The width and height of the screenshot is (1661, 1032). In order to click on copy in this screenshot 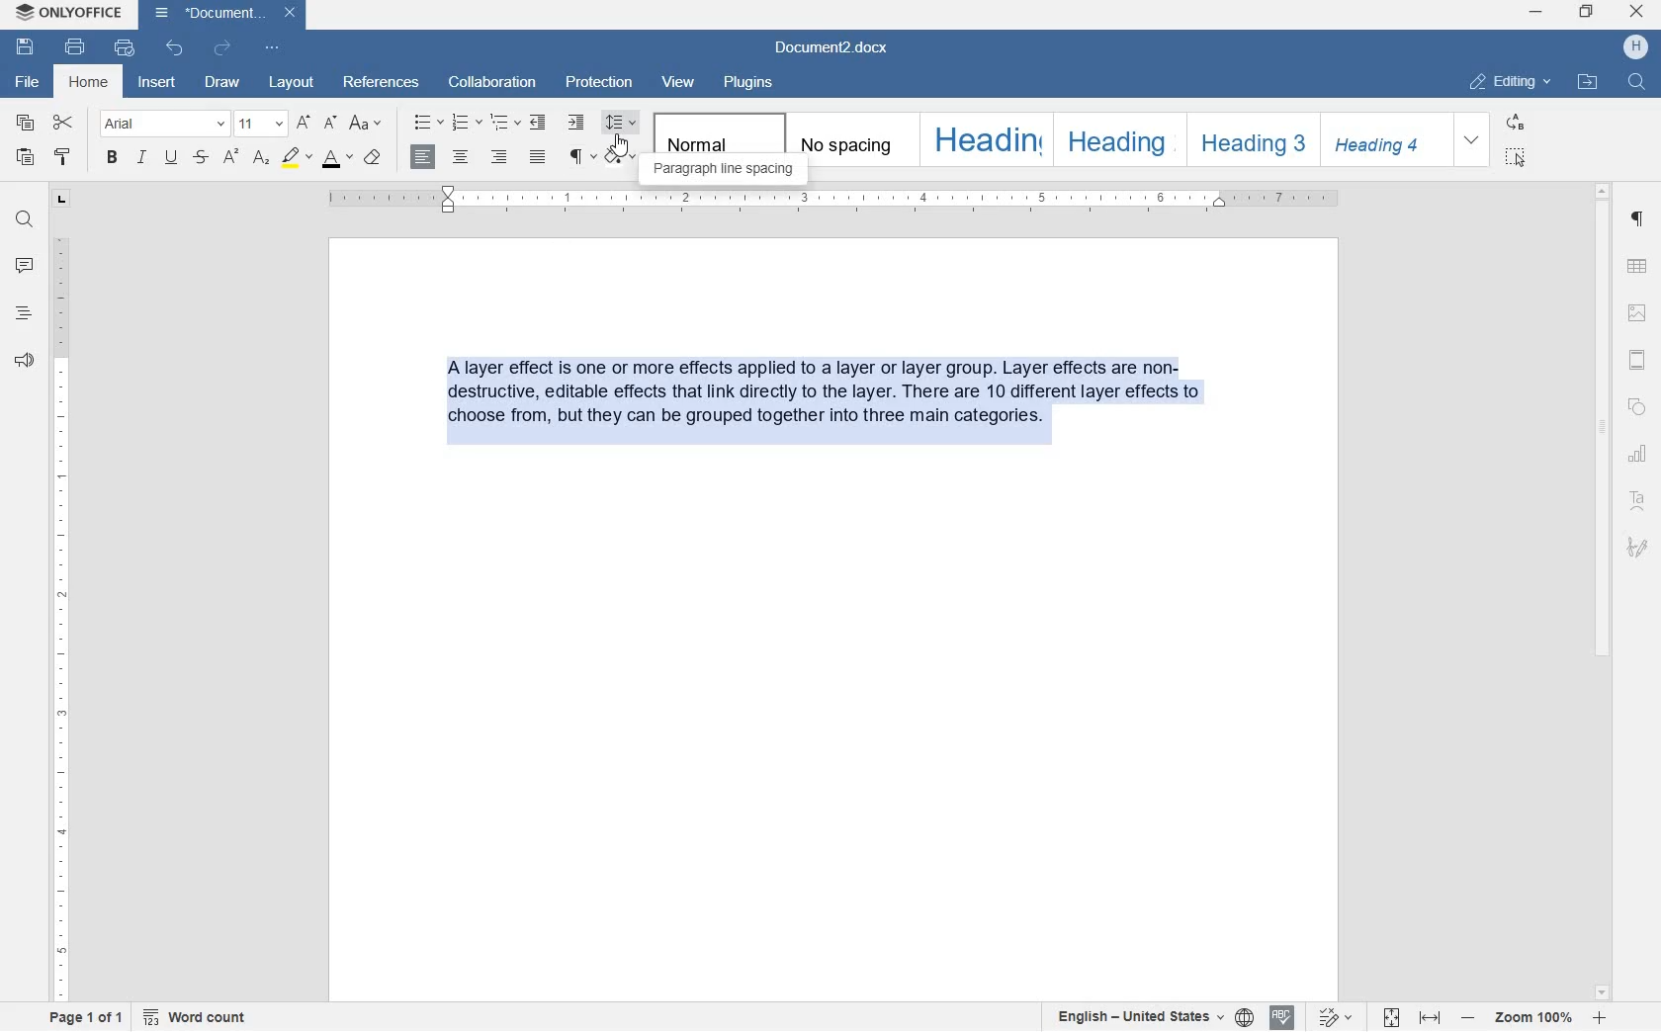, I will do `click(25, 122)`.